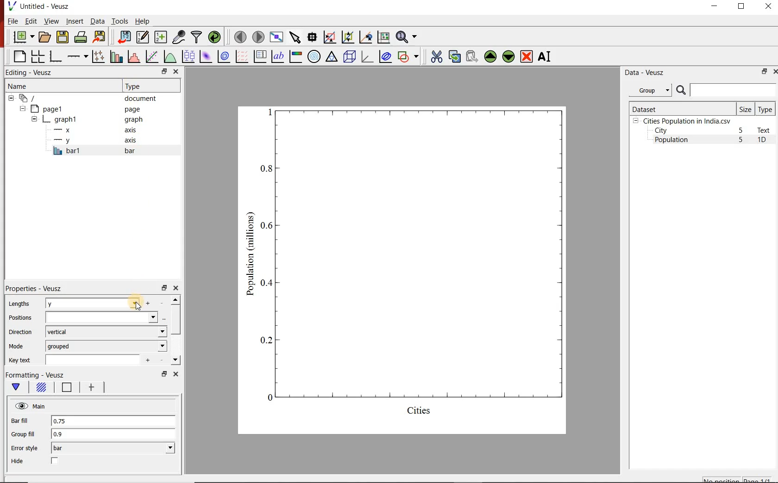  What do you see at coordinates (765, 130) in the screenshot?
I see `Text` at bounding box center [765, 130].